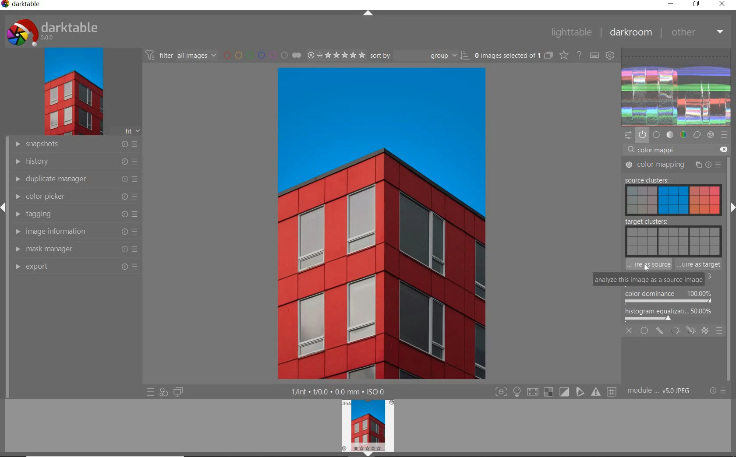 The width and height of the screenshot is (736, 457). What do you see at coordinates (716, 392) in the screenshot?
I see `reset or preset & preference` at bounding box center [716, 392].